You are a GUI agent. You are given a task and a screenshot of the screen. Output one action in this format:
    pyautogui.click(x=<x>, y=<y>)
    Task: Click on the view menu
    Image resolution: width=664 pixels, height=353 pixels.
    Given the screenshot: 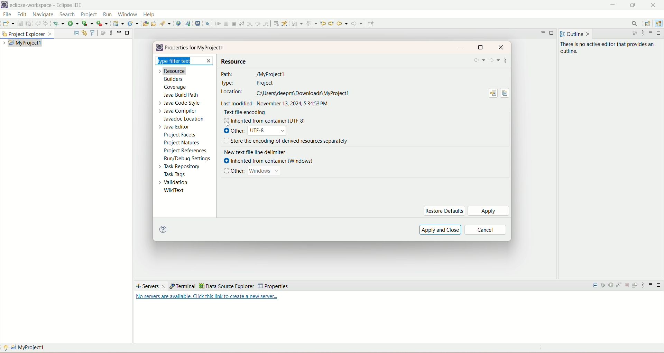 What is the action you would take?
    pyautogui.click(x=644, y=285)
    